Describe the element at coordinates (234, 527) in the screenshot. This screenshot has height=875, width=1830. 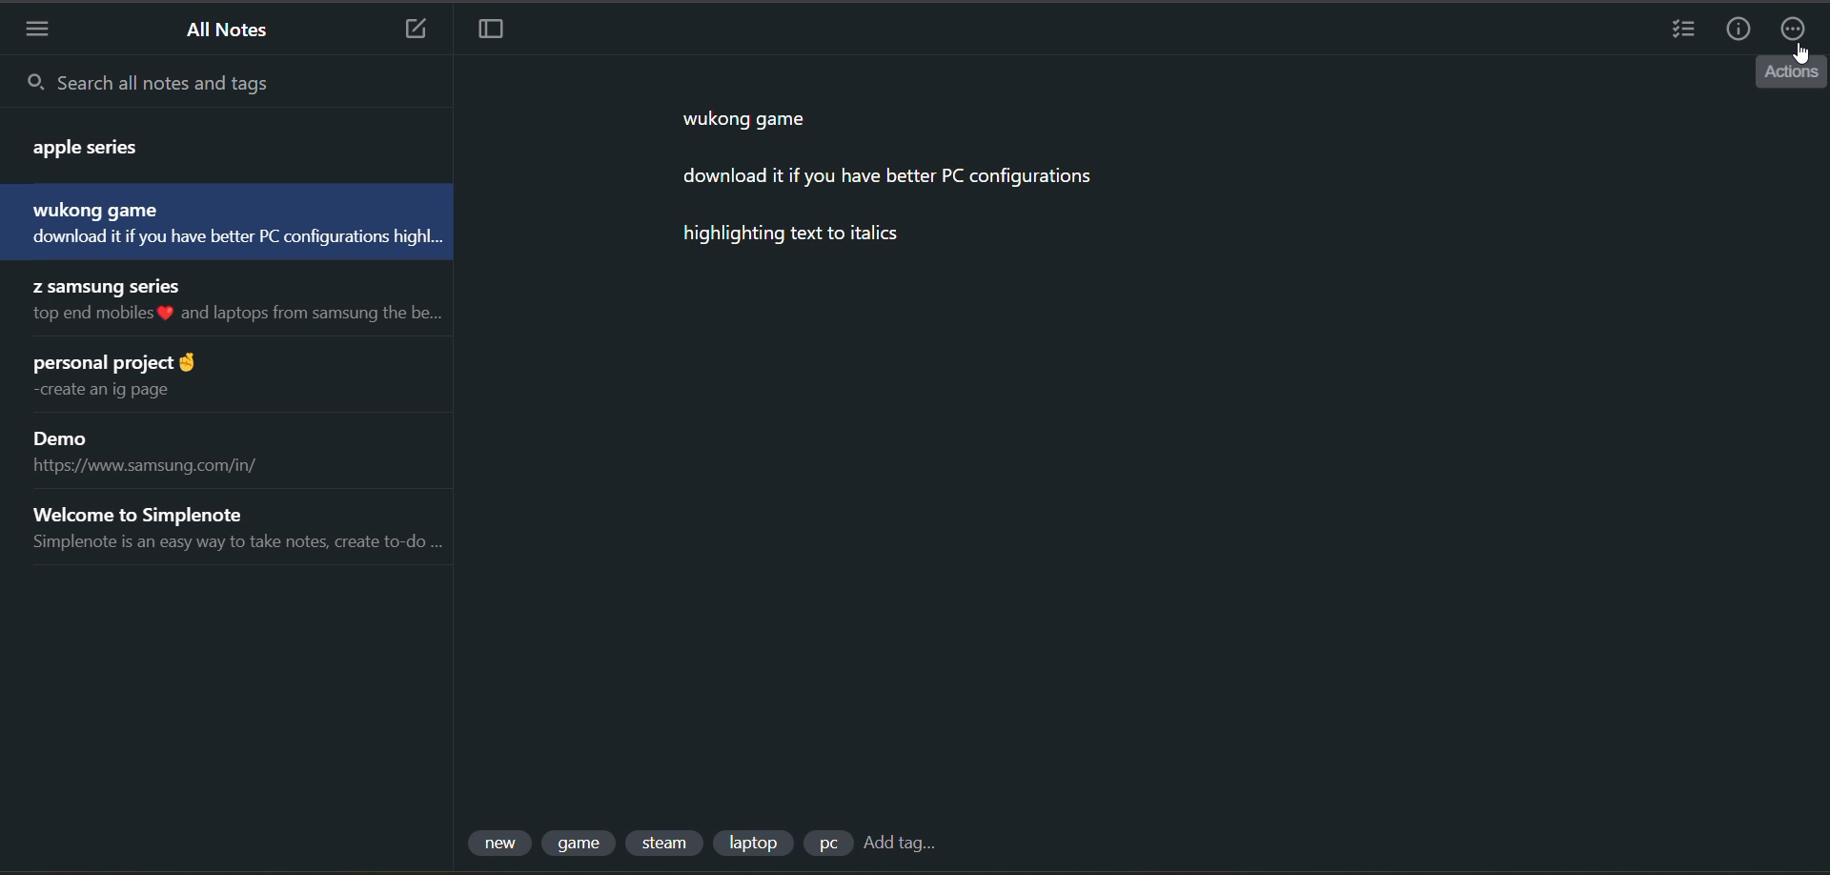
I see `note title and preview` at that location.